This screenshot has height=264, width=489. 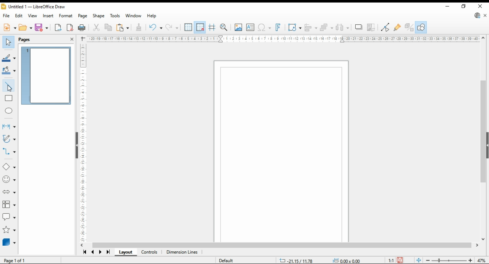 What do you see at coordinates (485, 16) in the screenshot?
I see `close document` at bounding box center [485, 16].